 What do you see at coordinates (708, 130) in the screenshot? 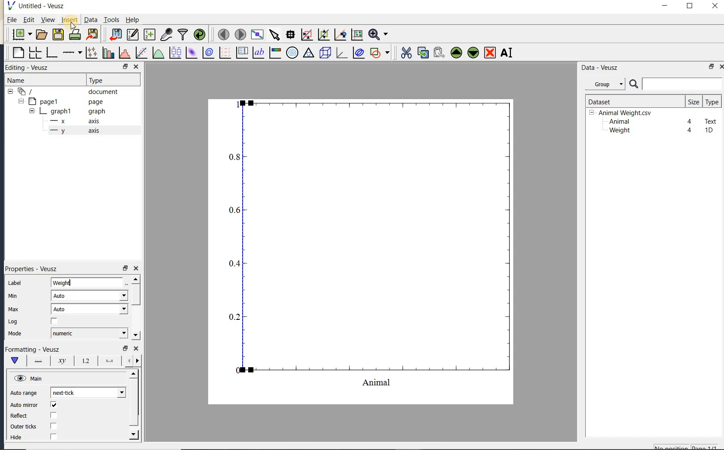
I see `1D` at bounding box center [708, 130].